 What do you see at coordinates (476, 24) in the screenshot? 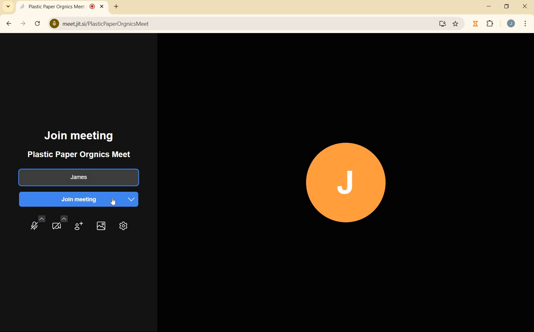
I see `Jibble` at bounding box center [476, 24].